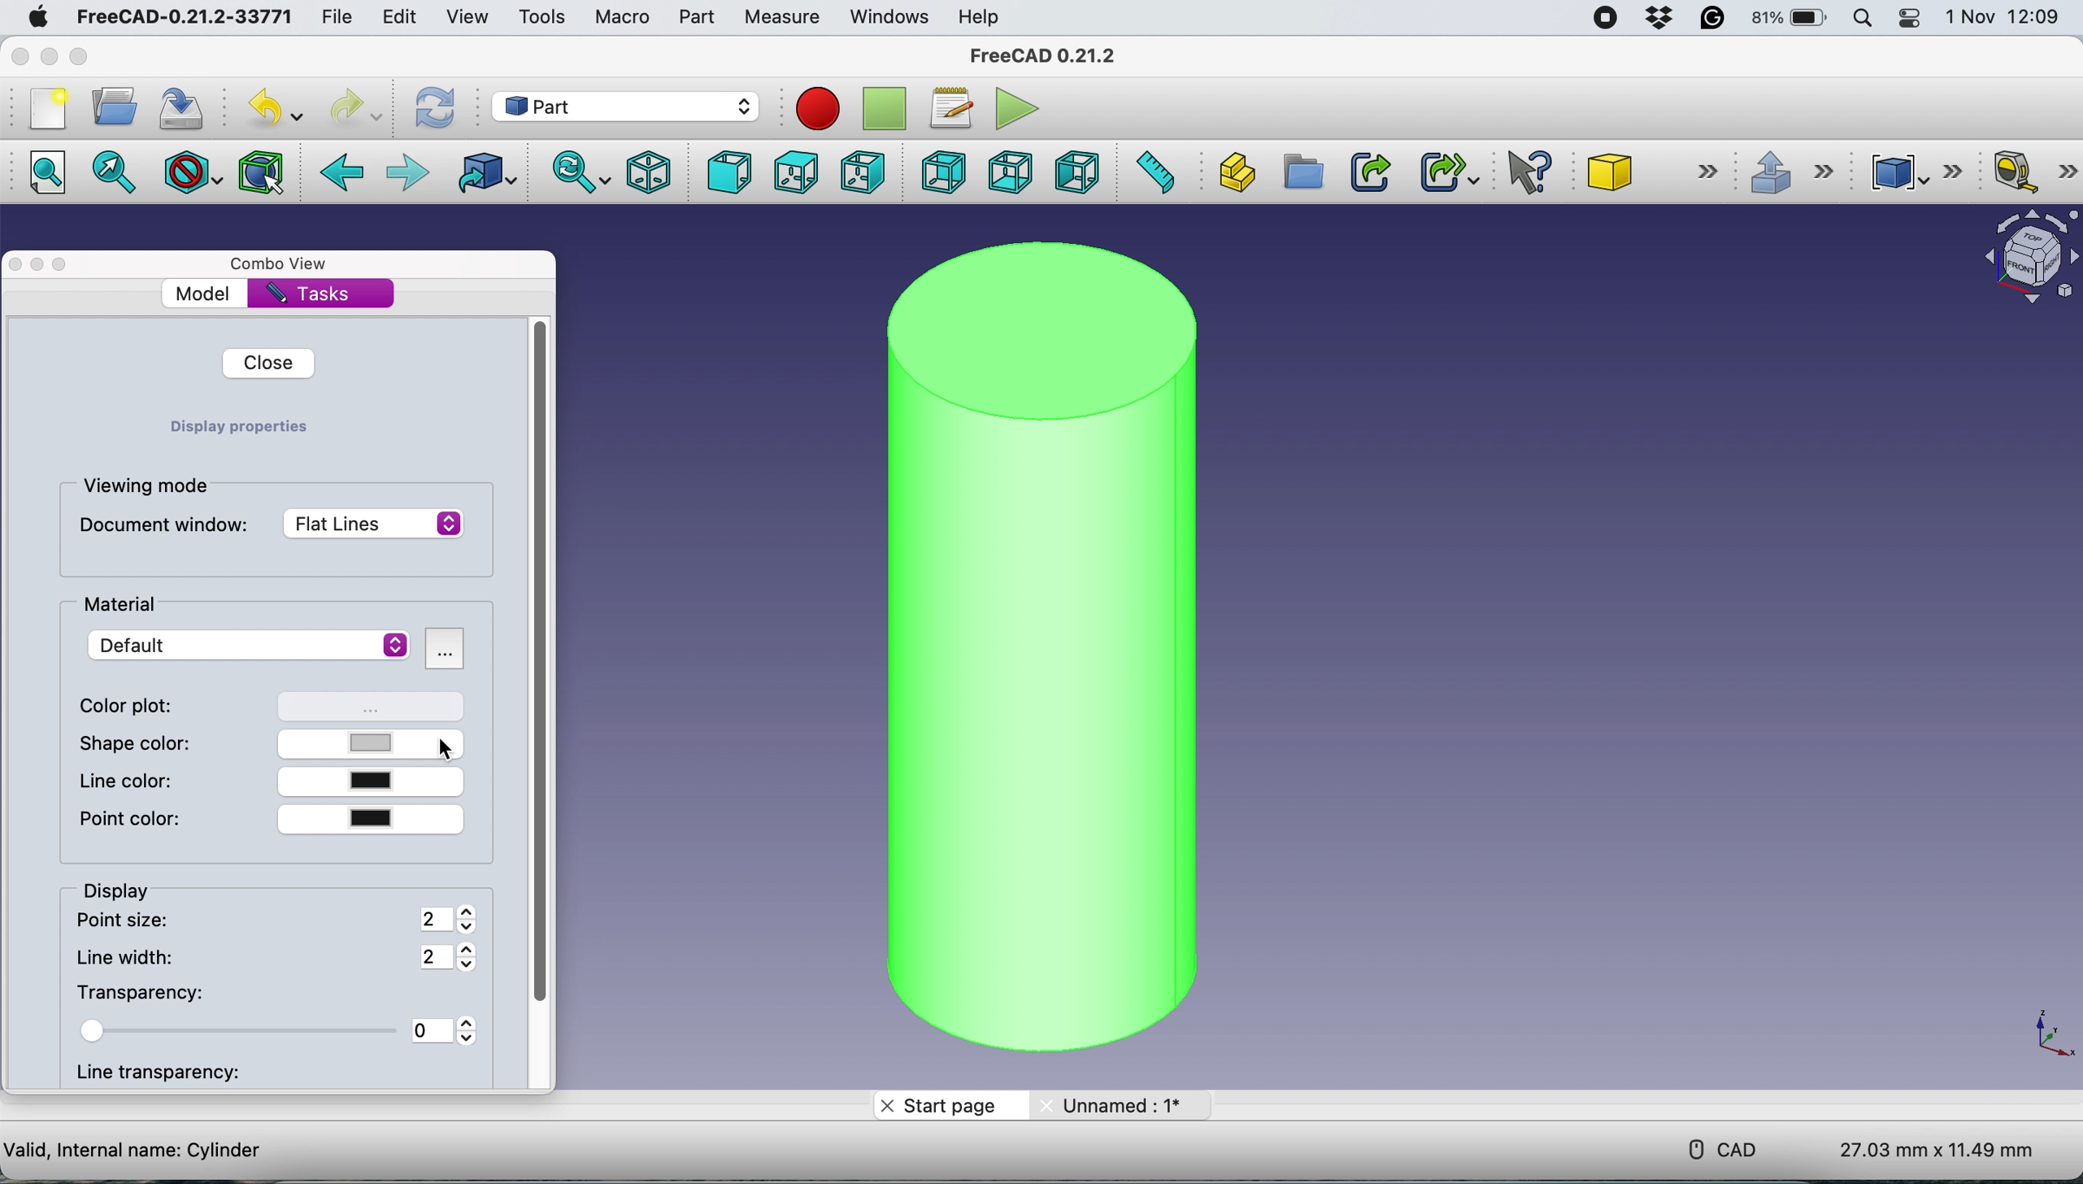 The width and height of the screenshot is (2083, 1184). Describe the element at coordinates (84, 55) in the screenshot. I see `maximise` at that location.